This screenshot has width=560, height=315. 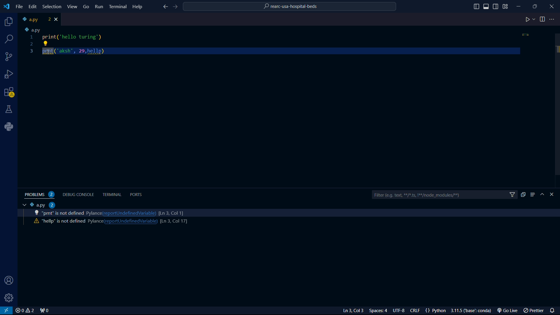 I want to click on tab, so click(x=35, y=19).